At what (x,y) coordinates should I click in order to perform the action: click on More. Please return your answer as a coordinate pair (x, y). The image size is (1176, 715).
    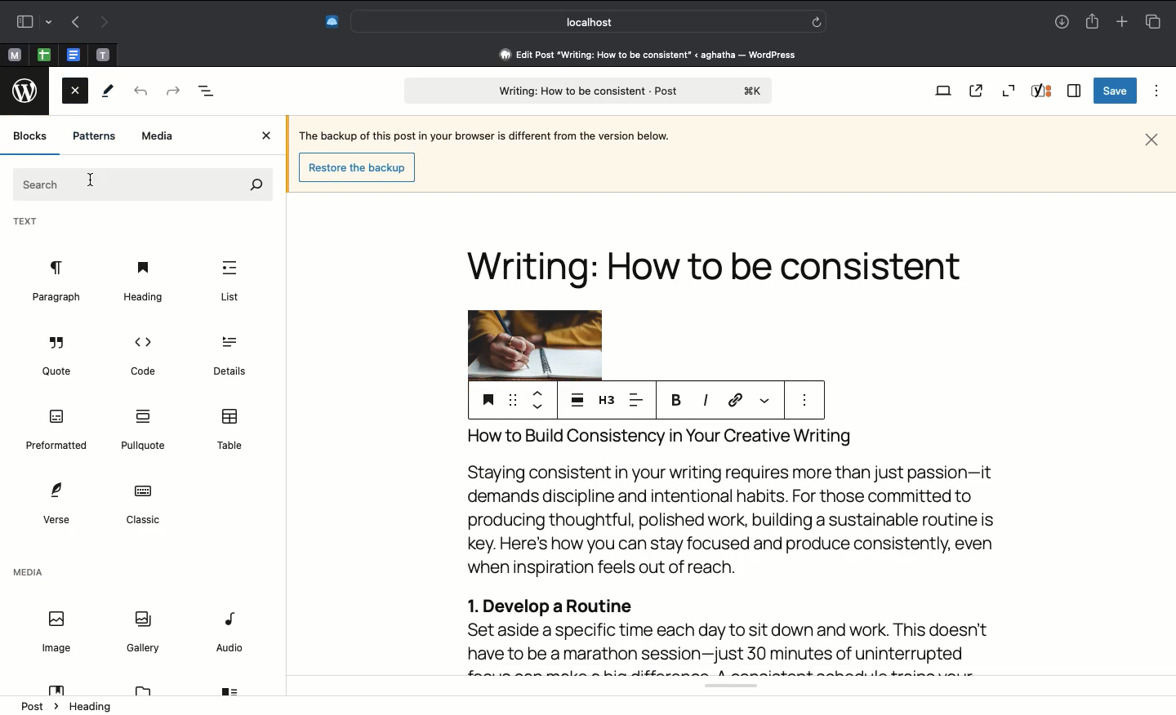
    Looking at the image, I should click on (766, 401).